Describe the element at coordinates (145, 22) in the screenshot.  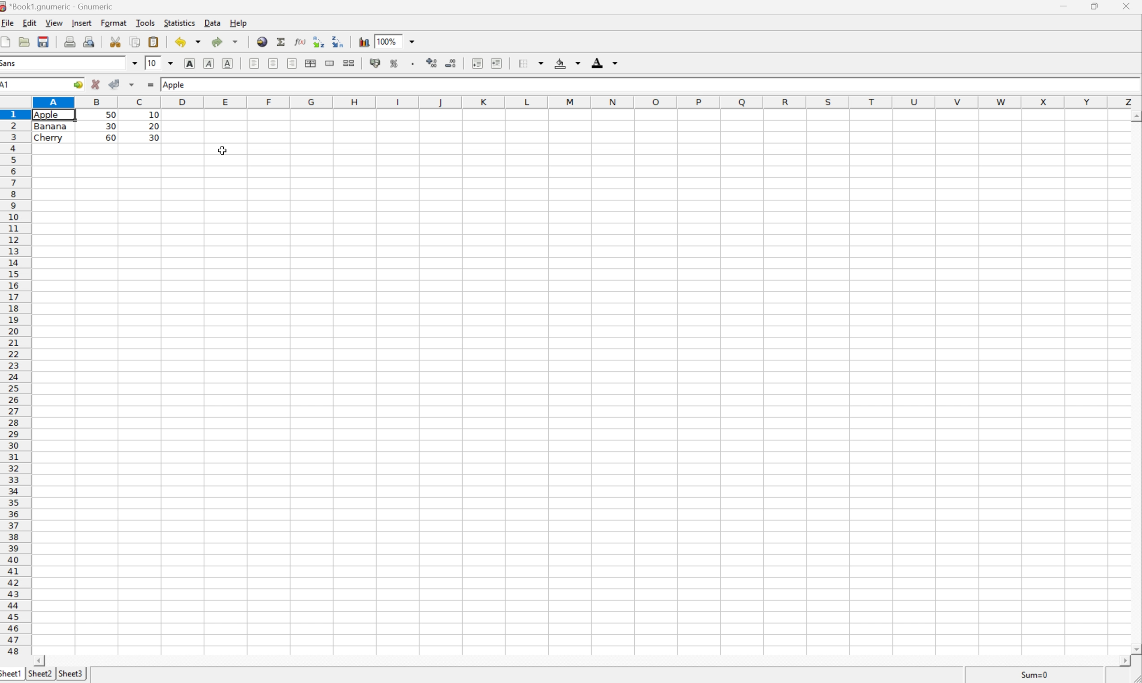
I see `tools` at that location.